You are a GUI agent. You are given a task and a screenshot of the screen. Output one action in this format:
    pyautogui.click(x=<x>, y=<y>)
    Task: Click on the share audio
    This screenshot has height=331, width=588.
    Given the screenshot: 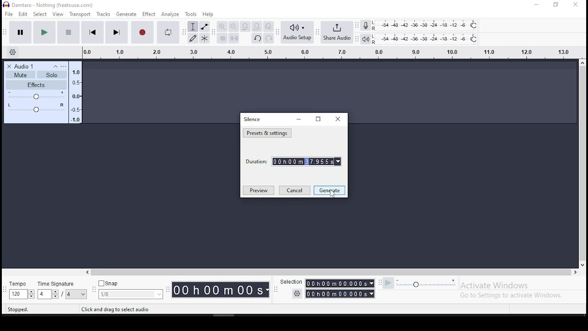 What is the action you would take?
    pyautogui.click(x=337, y=33)
    